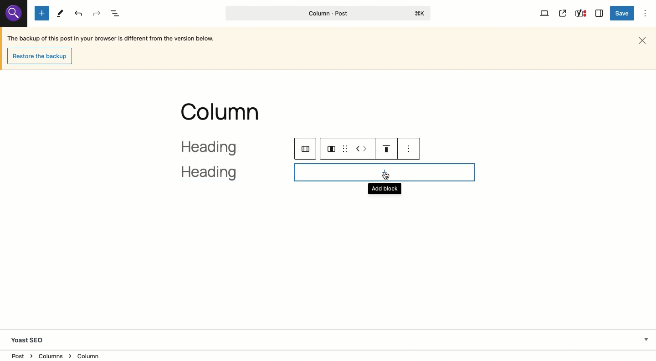 The width and height of the screenshot is (656, 361). I want to click on drag, so click(344, 150).